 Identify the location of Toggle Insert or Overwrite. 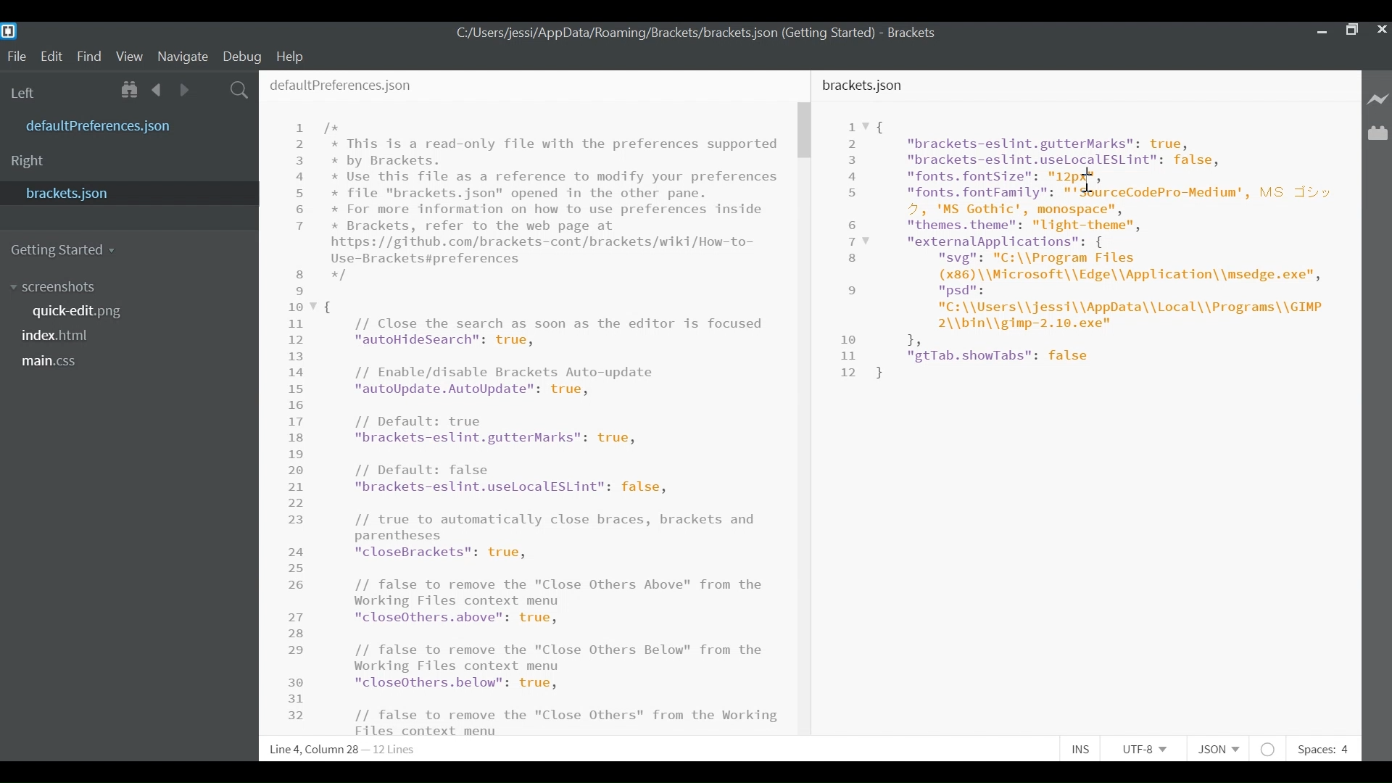
(1078, 747).